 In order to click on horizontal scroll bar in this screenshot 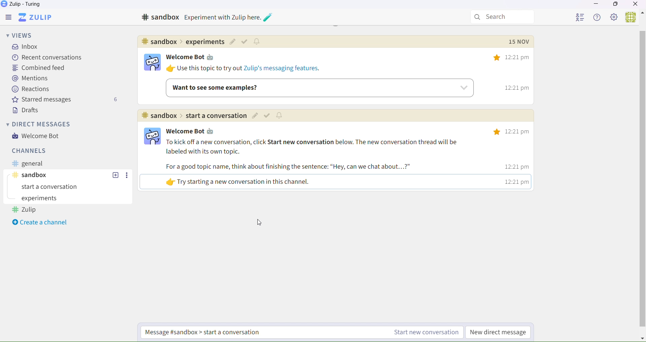, I will do `click(641, 180)`.